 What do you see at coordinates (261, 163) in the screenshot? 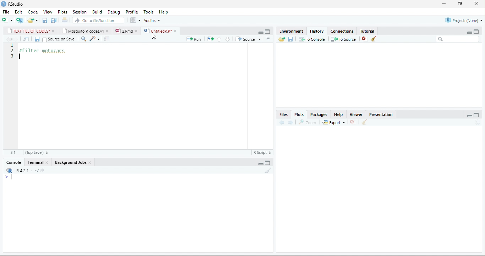
I see `minimize` at bounding box center [261, 163].